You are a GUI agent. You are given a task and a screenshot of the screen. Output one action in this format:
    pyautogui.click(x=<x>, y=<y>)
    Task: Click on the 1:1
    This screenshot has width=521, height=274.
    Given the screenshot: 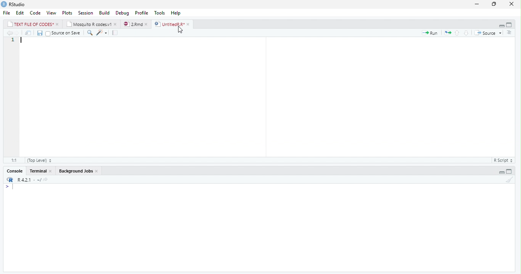 What is the action you would take?
    pyautogui.click(x=13, y=160)
    